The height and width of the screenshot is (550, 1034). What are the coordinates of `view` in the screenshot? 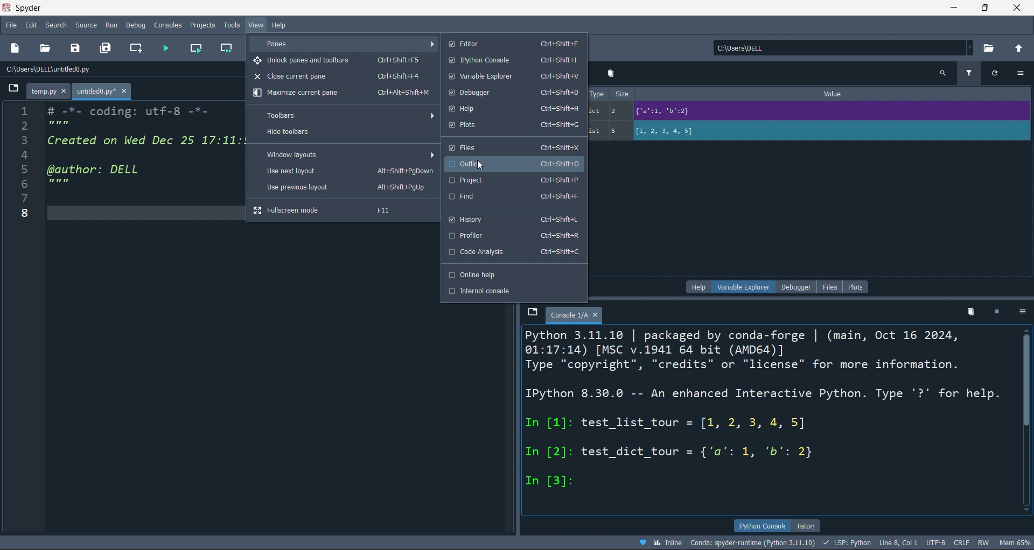 It's located at (255, 24).